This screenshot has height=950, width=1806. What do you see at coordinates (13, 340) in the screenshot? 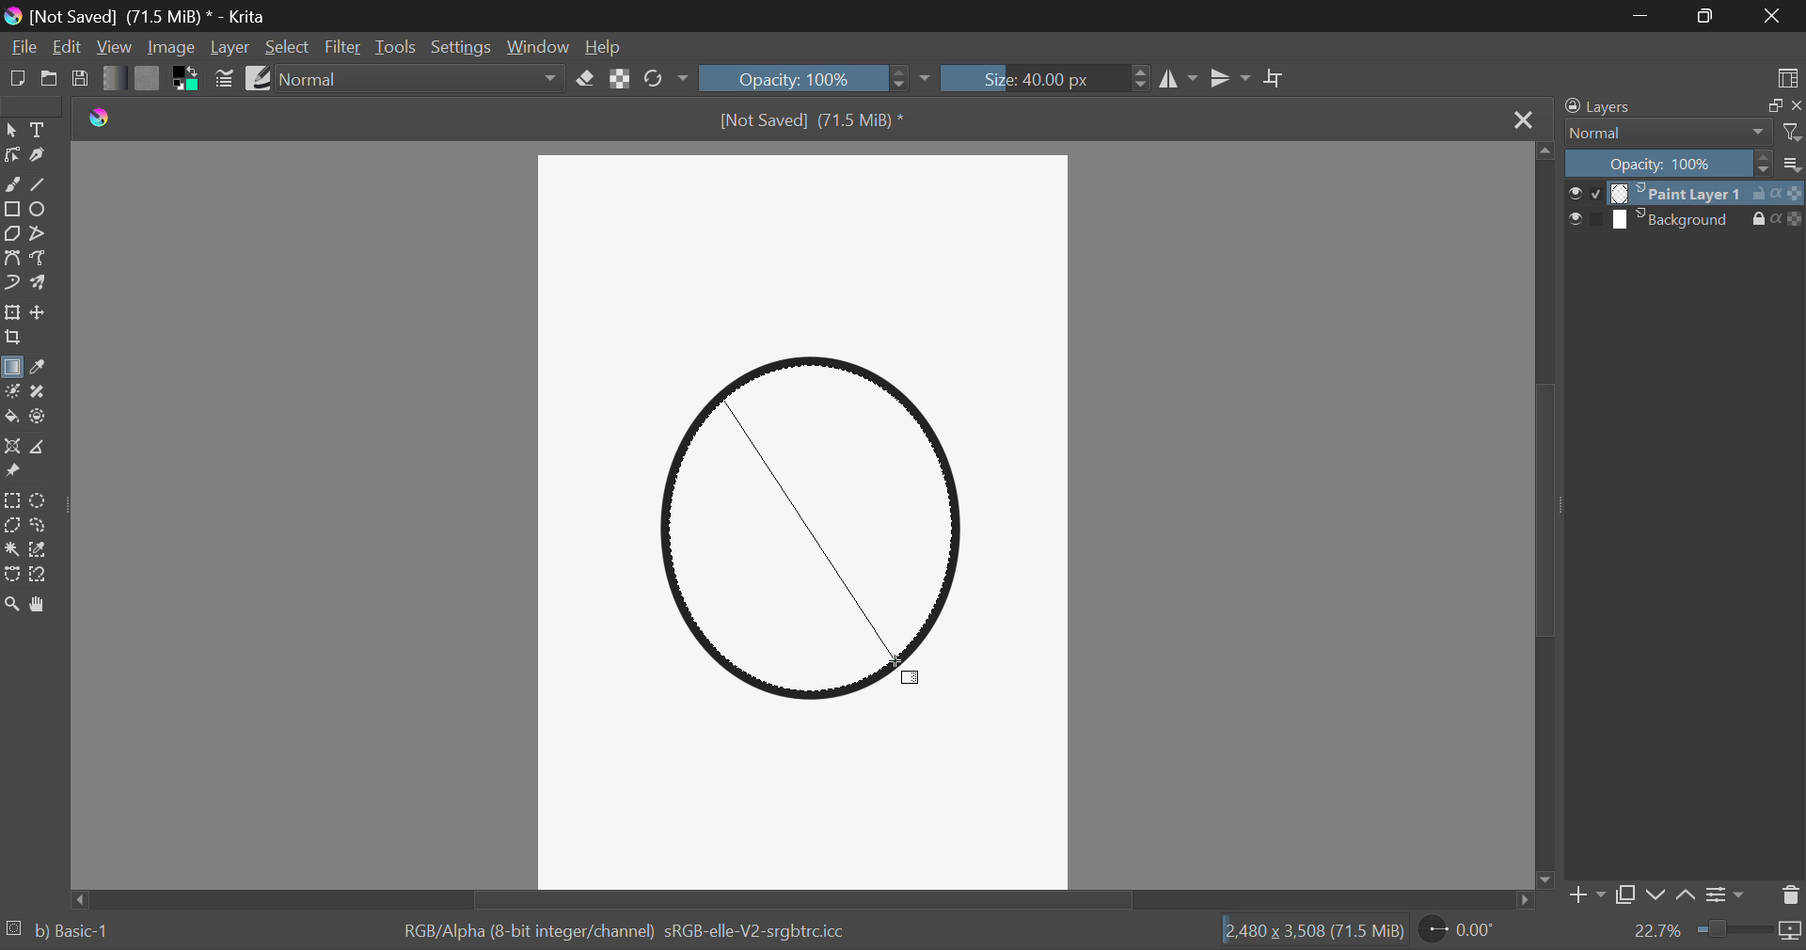
I see `Crop` at bounding box center [13, 340].